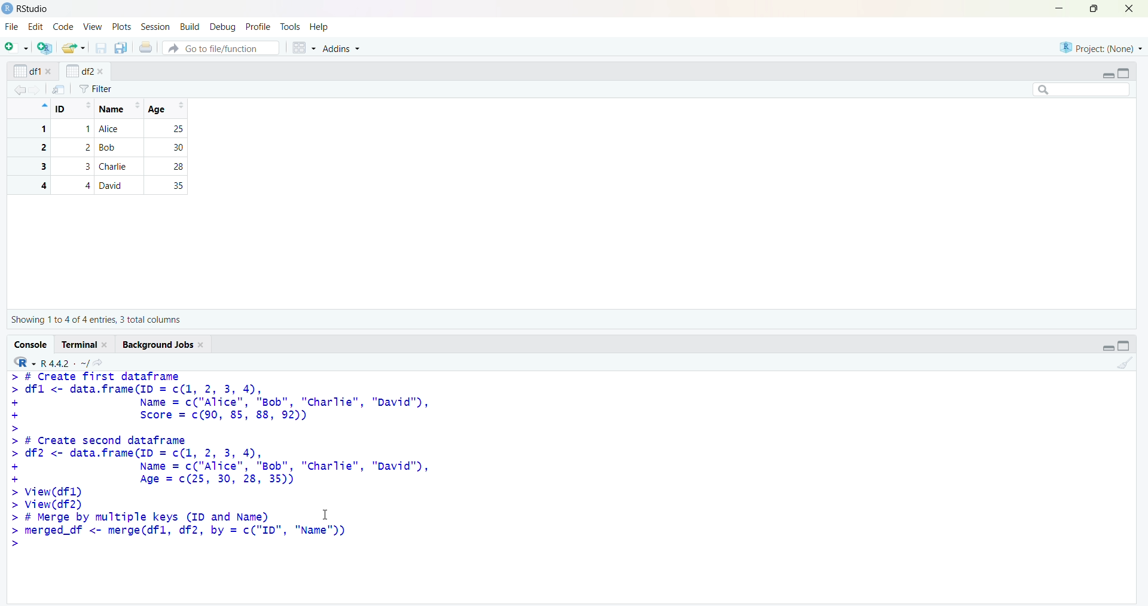 The width and height of the screenshot is (1148, 606). I want to click on session, so click(158, 27).